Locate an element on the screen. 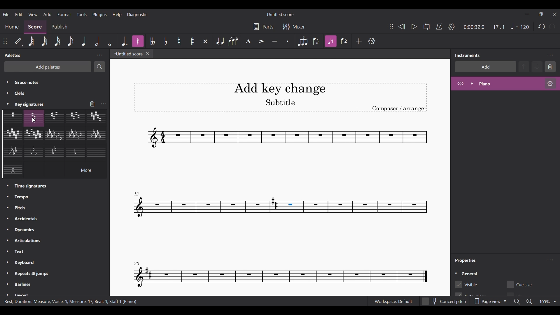 This screenshot has height=315, width=560. Zoom out is located at coordinates (517, 302).